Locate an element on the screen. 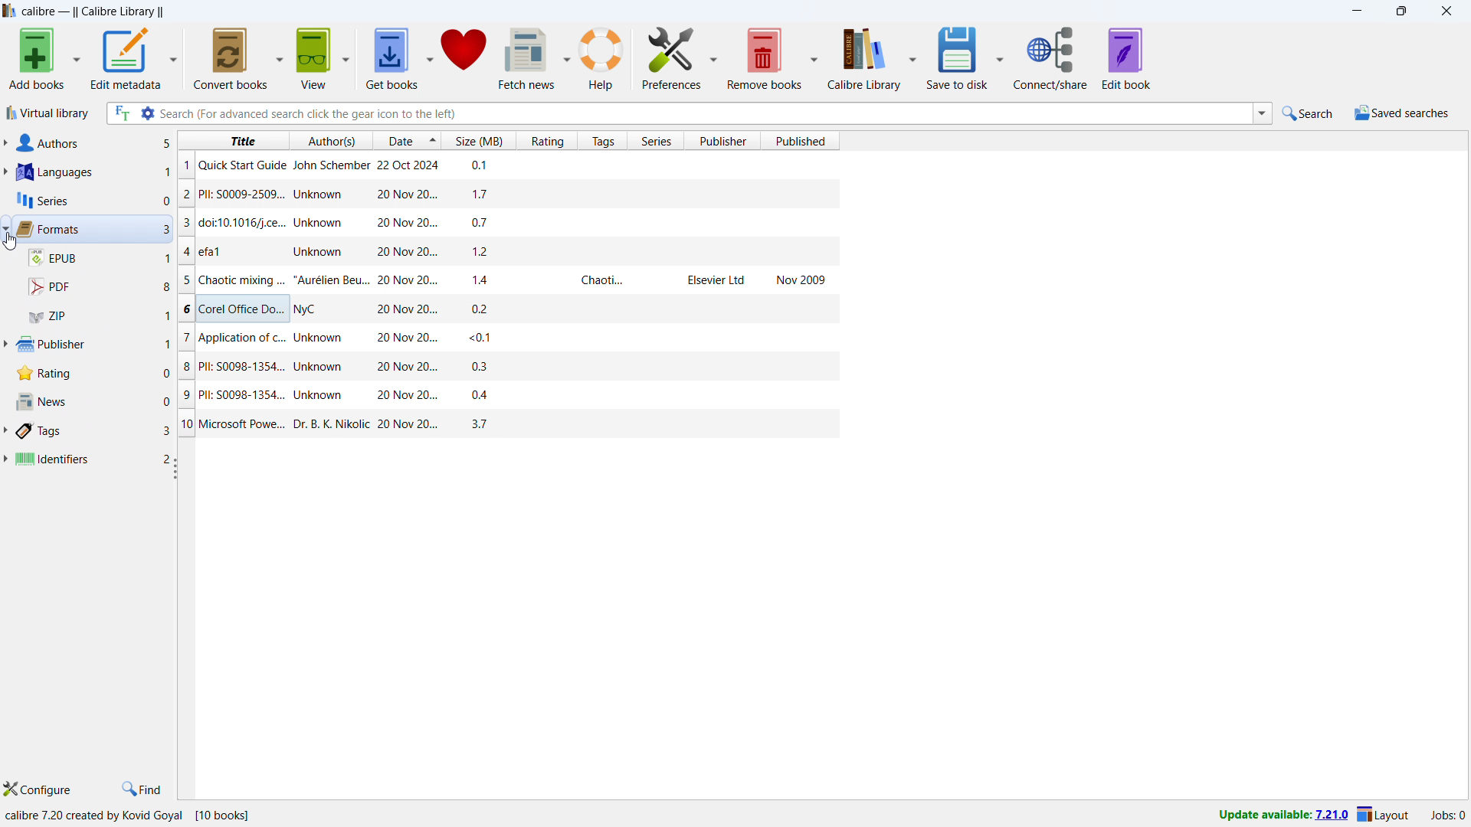 The width and height of the screenshot is (1471, 827). remove books is located at coordinates (765, 58).